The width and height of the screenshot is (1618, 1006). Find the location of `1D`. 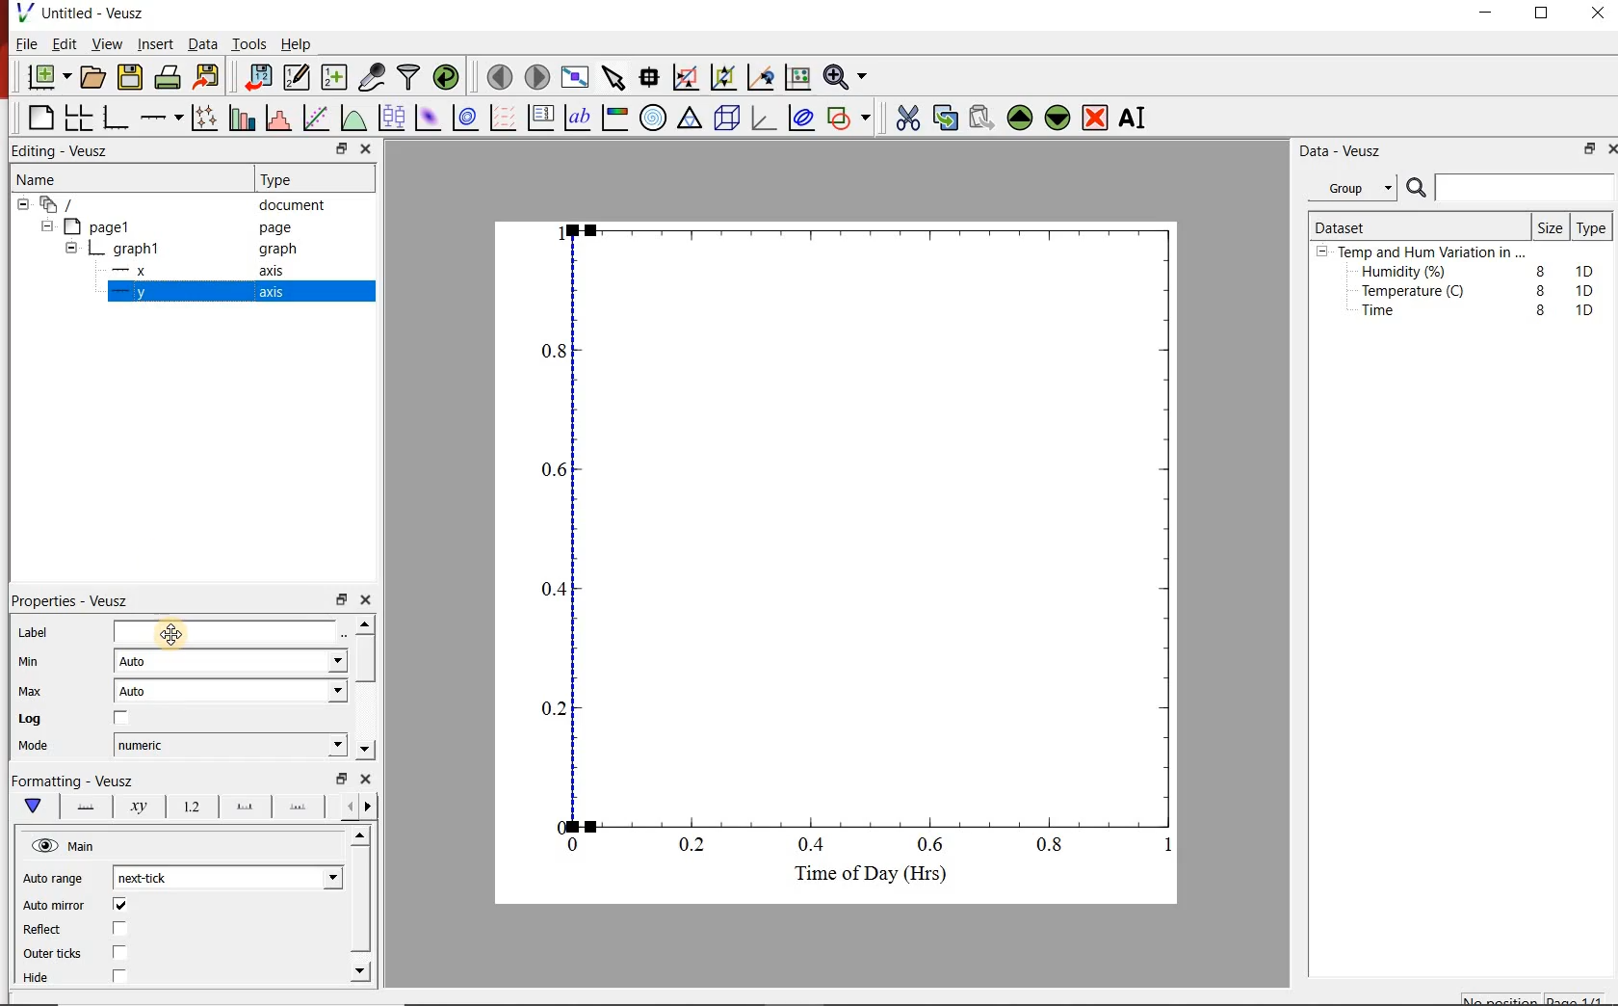

1D is located at coordinates (1589, 269).